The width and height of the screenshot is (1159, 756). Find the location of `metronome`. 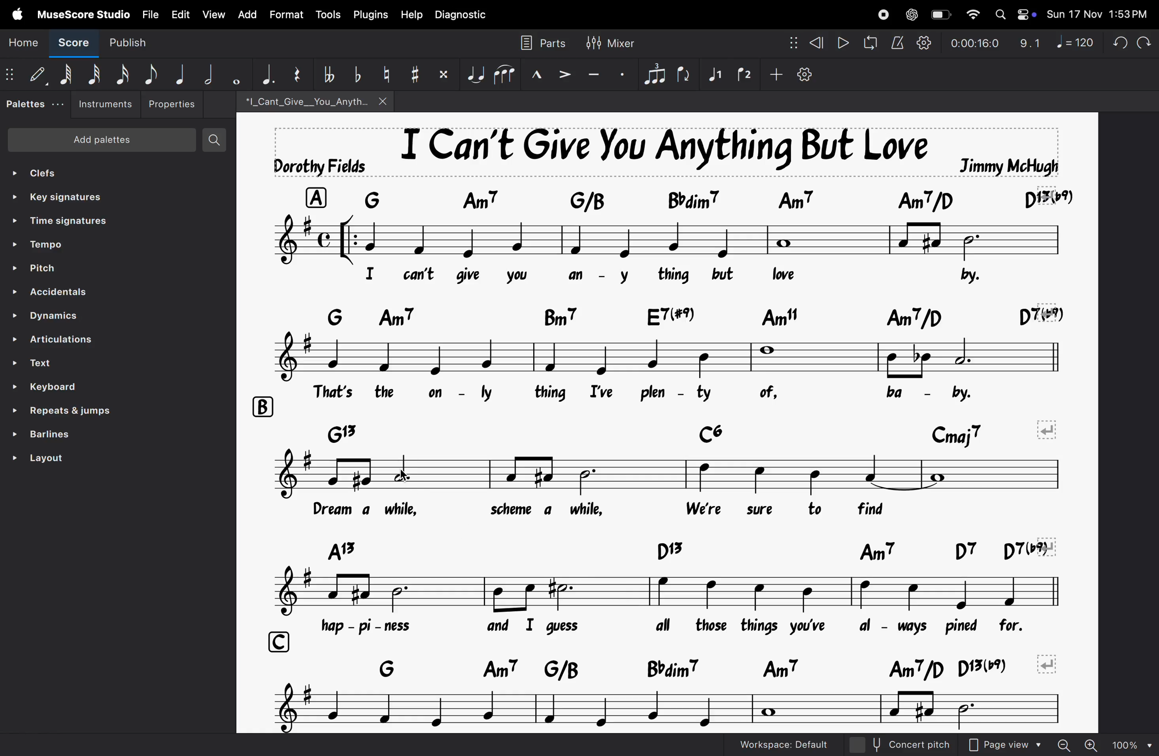

metronome is located at coordinates (896, 40).